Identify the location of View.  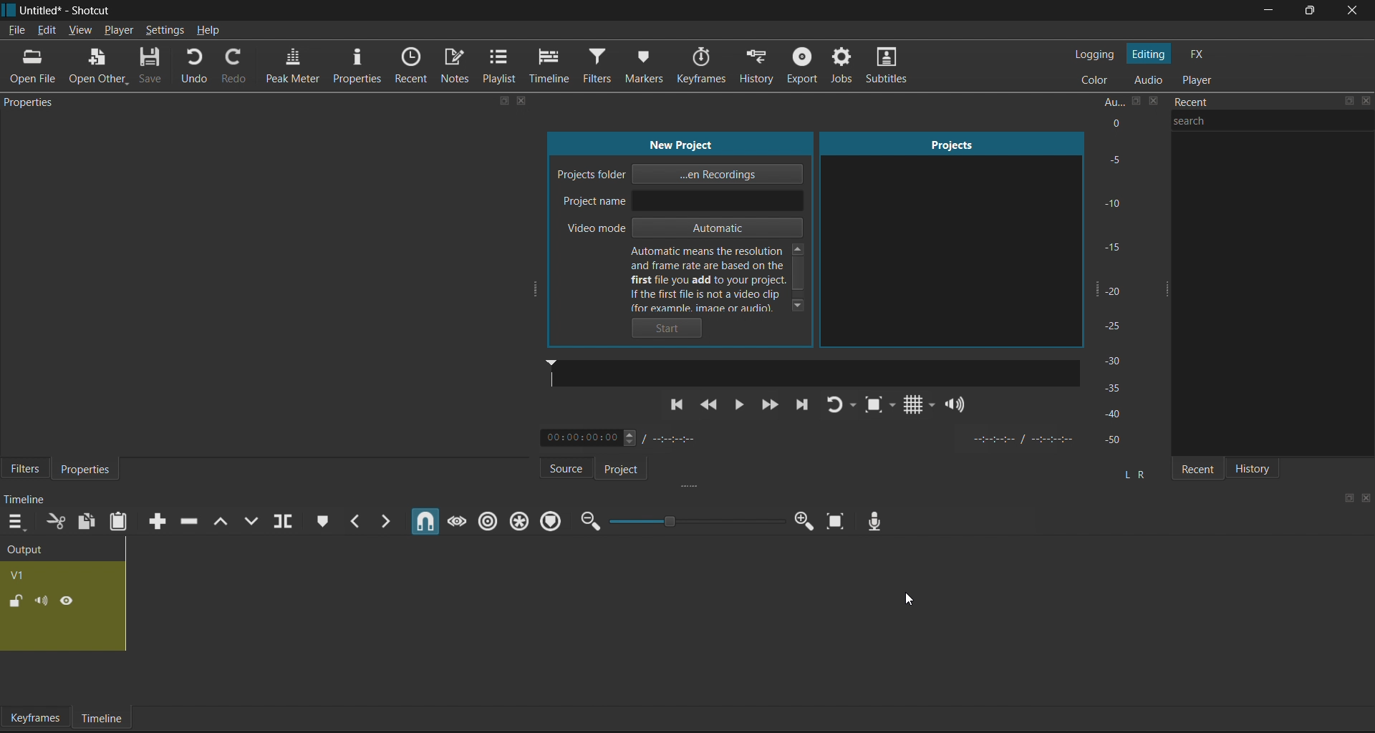
(80, 28).